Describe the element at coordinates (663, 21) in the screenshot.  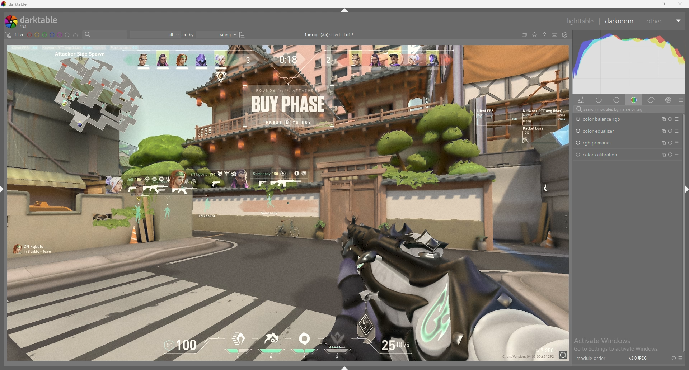
I see `other` at that location.